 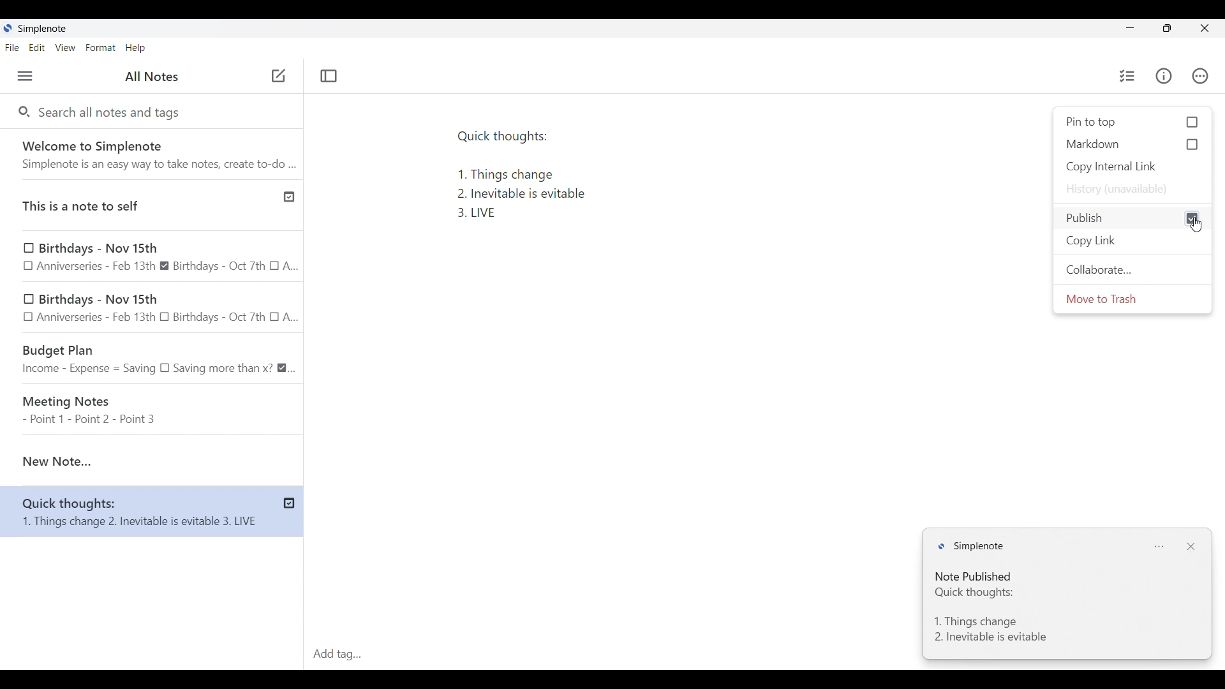 I want to click on Note text, so click(x=1064, y=614).